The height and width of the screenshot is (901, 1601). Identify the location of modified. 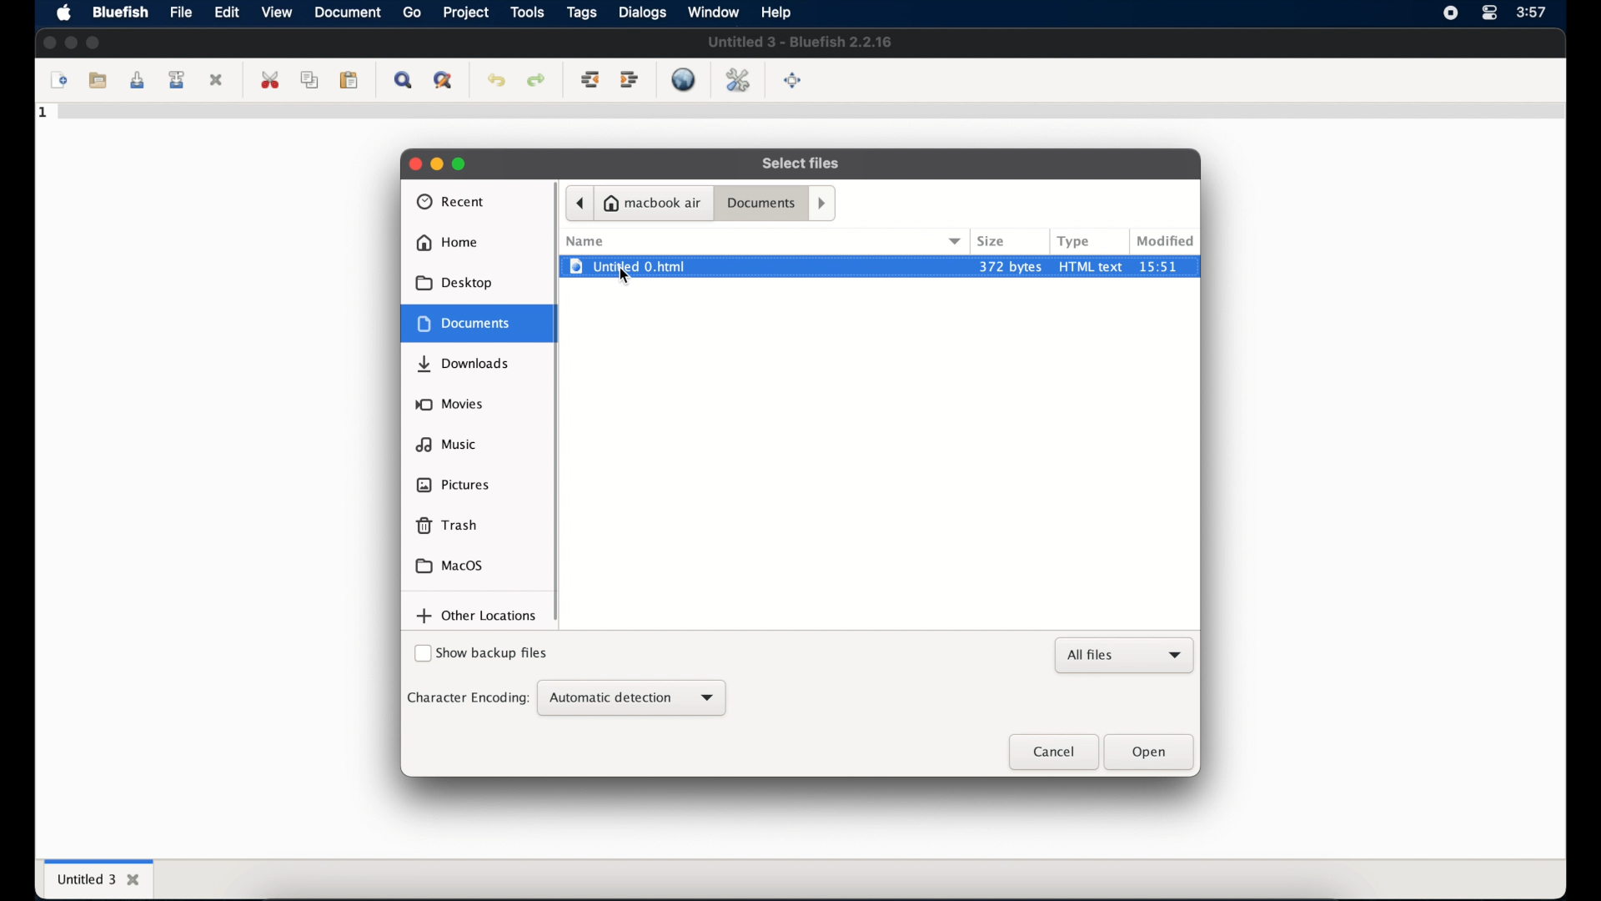
(1166, 241).